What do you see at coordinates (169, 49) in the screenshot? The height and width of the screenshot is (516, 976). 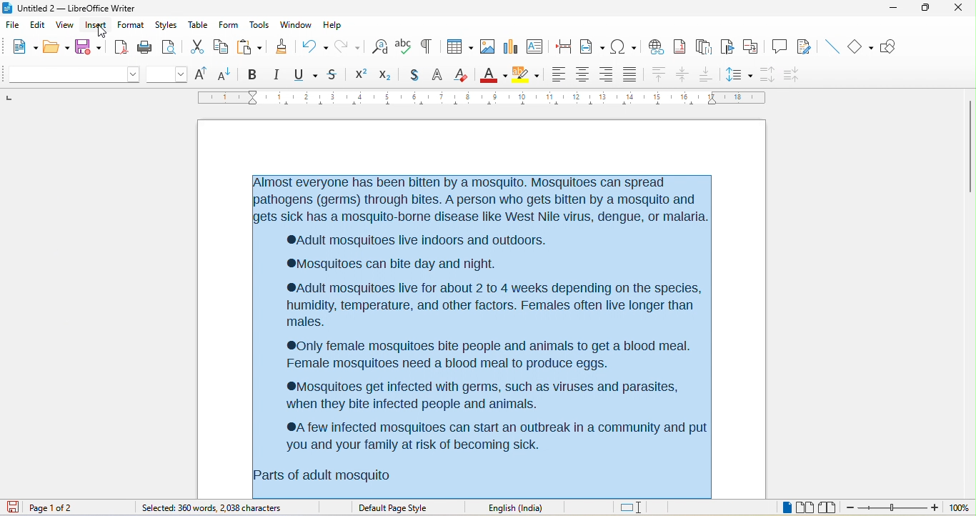 I see `print preview` at bounding box center [169, 49].